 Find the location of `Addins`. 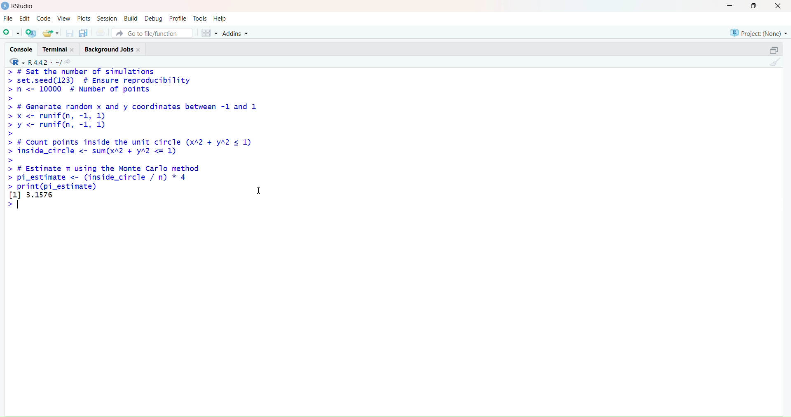

Addins is located at coordinates (236, 32).